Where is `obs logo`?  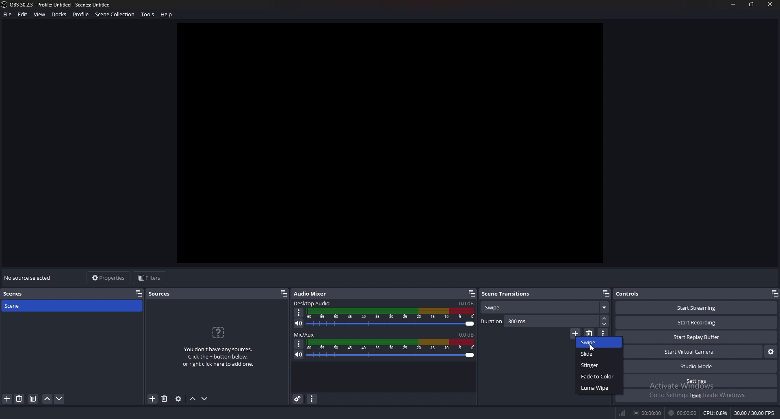 obs logo is located at coordinates (5, 5).